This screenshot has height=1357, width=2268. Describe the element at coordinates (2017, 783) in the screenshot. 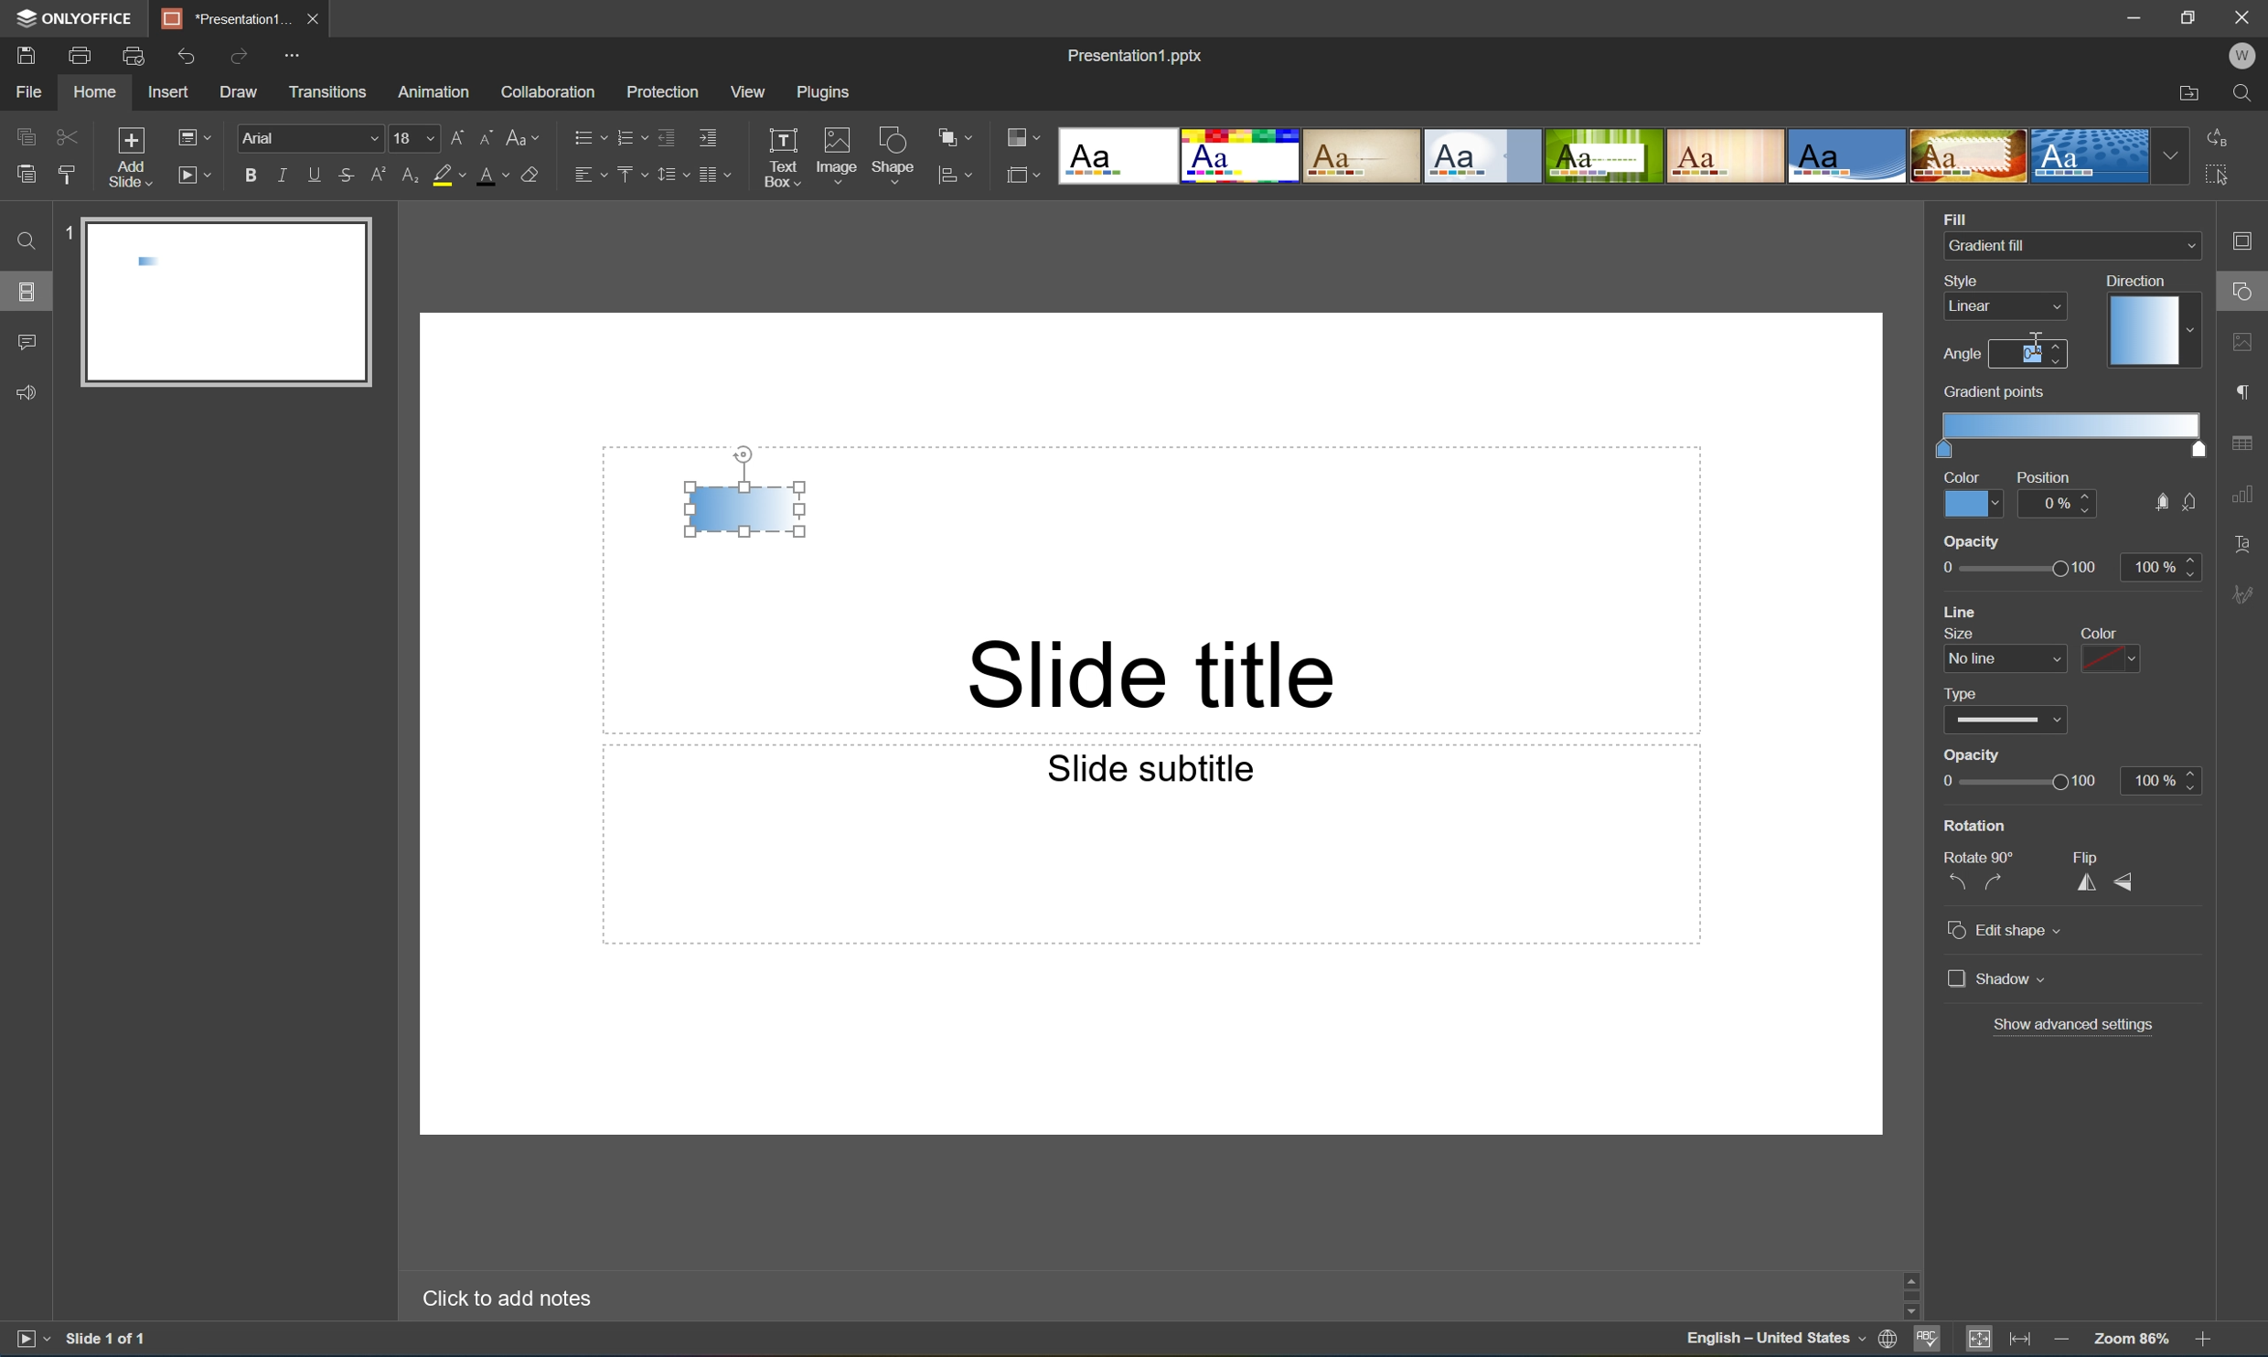

I see `Slider` at that location.